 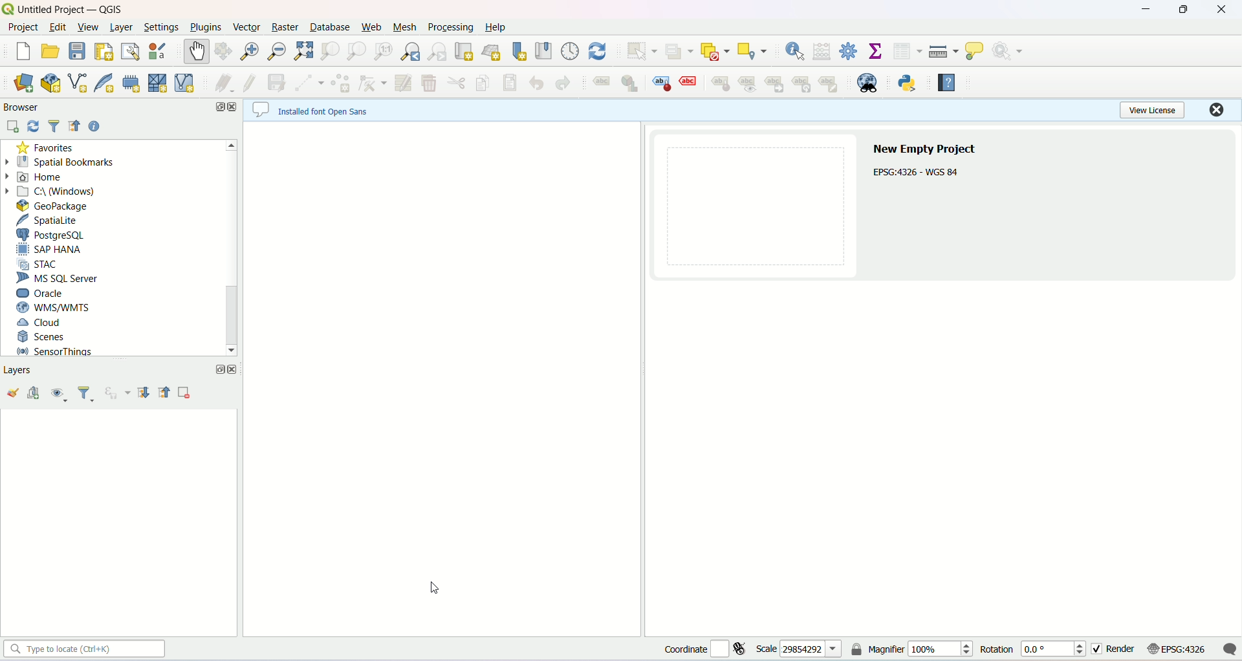 I want to click on expand all, so click(x=145, y=393).